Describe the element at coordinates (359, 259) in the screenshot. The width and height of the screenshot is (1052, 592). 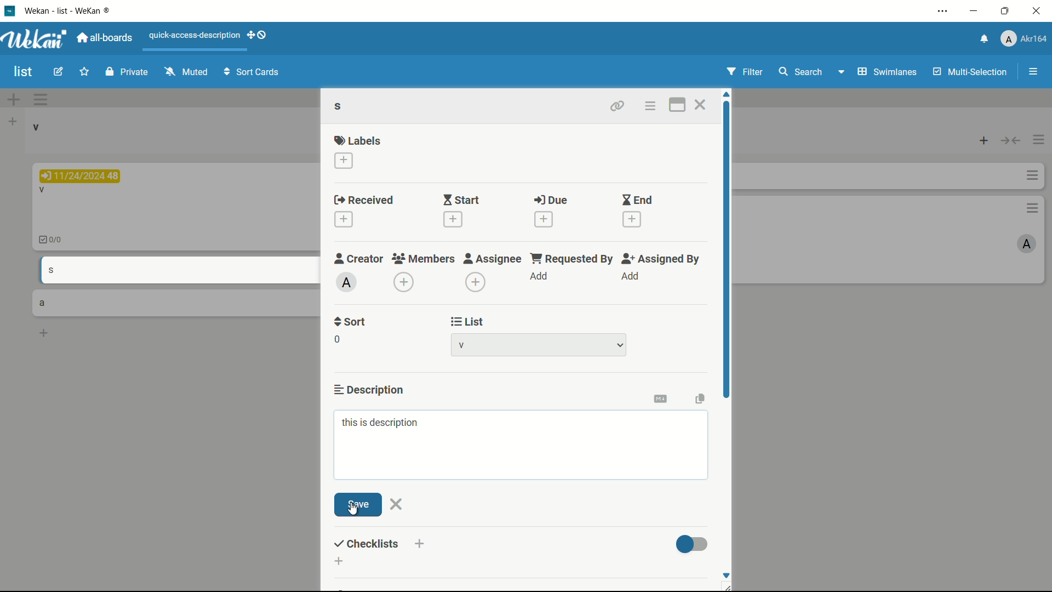
I see `creator` at that location.